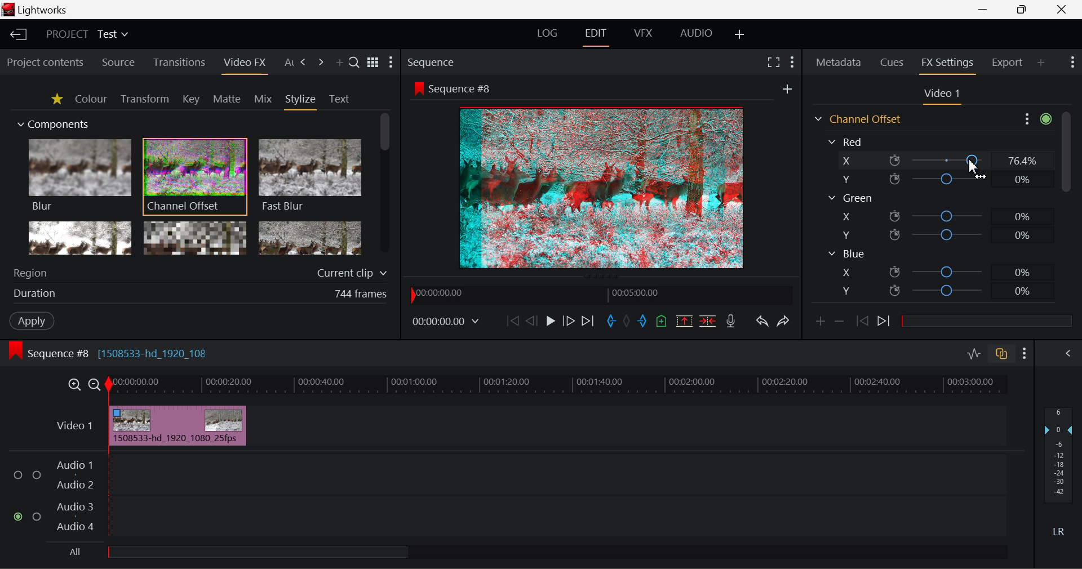 This screenshot has width=1082, height=569. What do you see at coordinates (90, 99) in the screenshot?
I see `Colour` at bounding box center [90, 99].